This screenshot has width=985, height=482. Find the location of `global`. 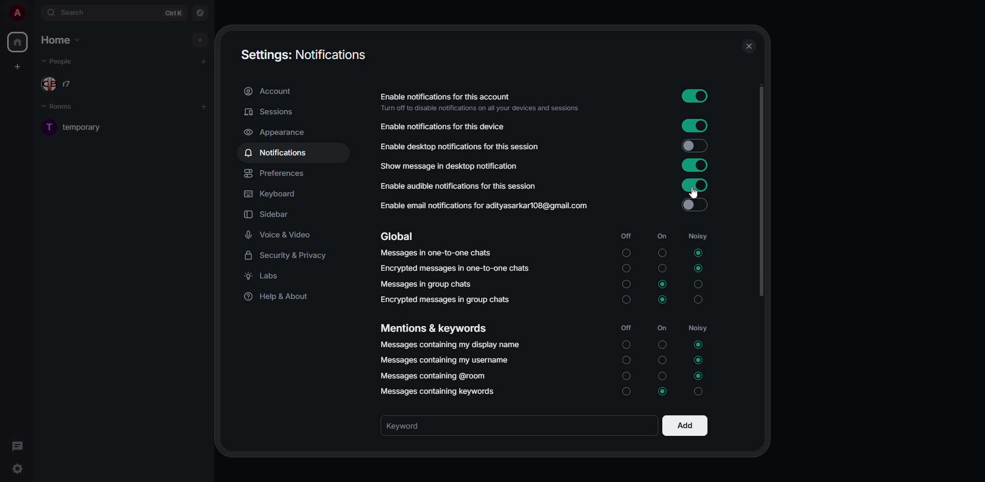

global is located at coordinates (398, 236).